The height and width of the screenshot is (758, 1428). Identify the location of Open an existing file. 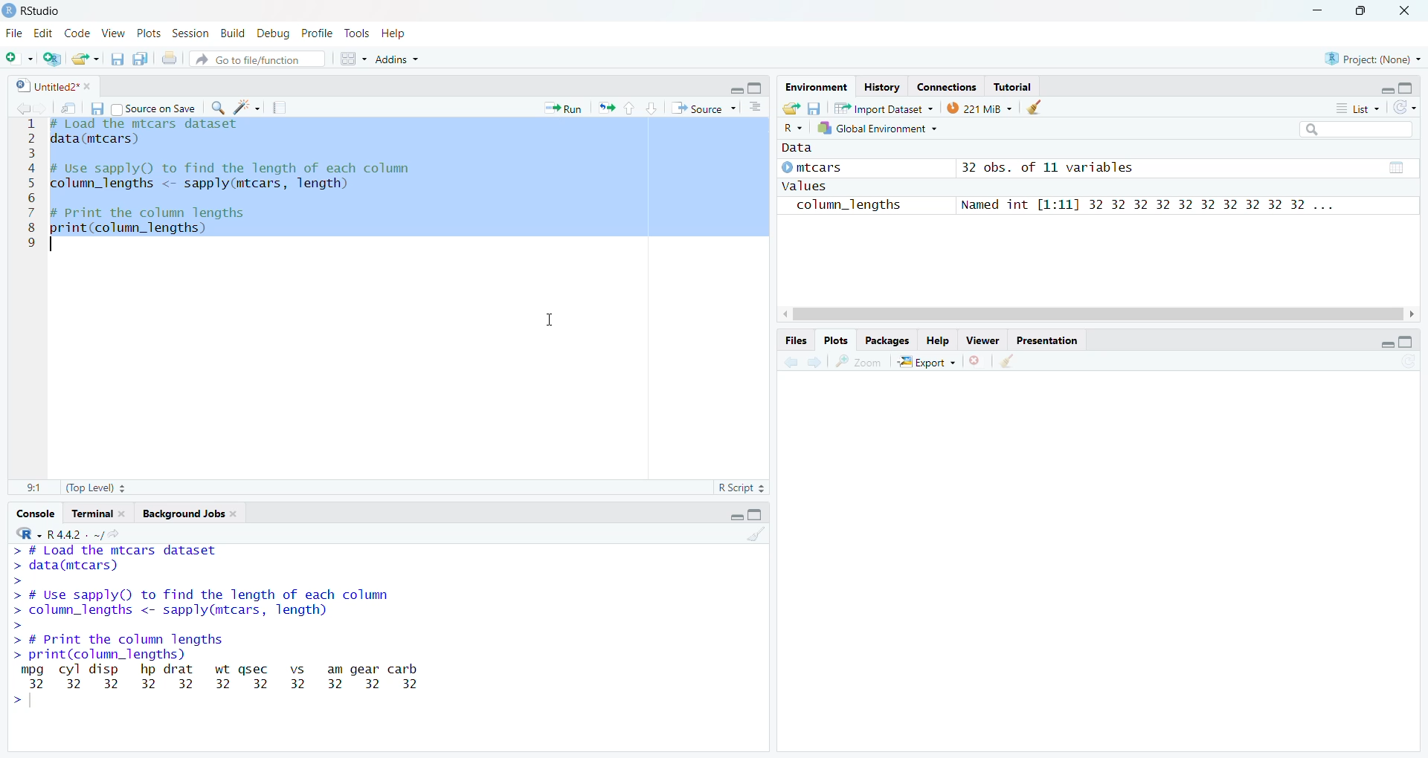
(85, 59).